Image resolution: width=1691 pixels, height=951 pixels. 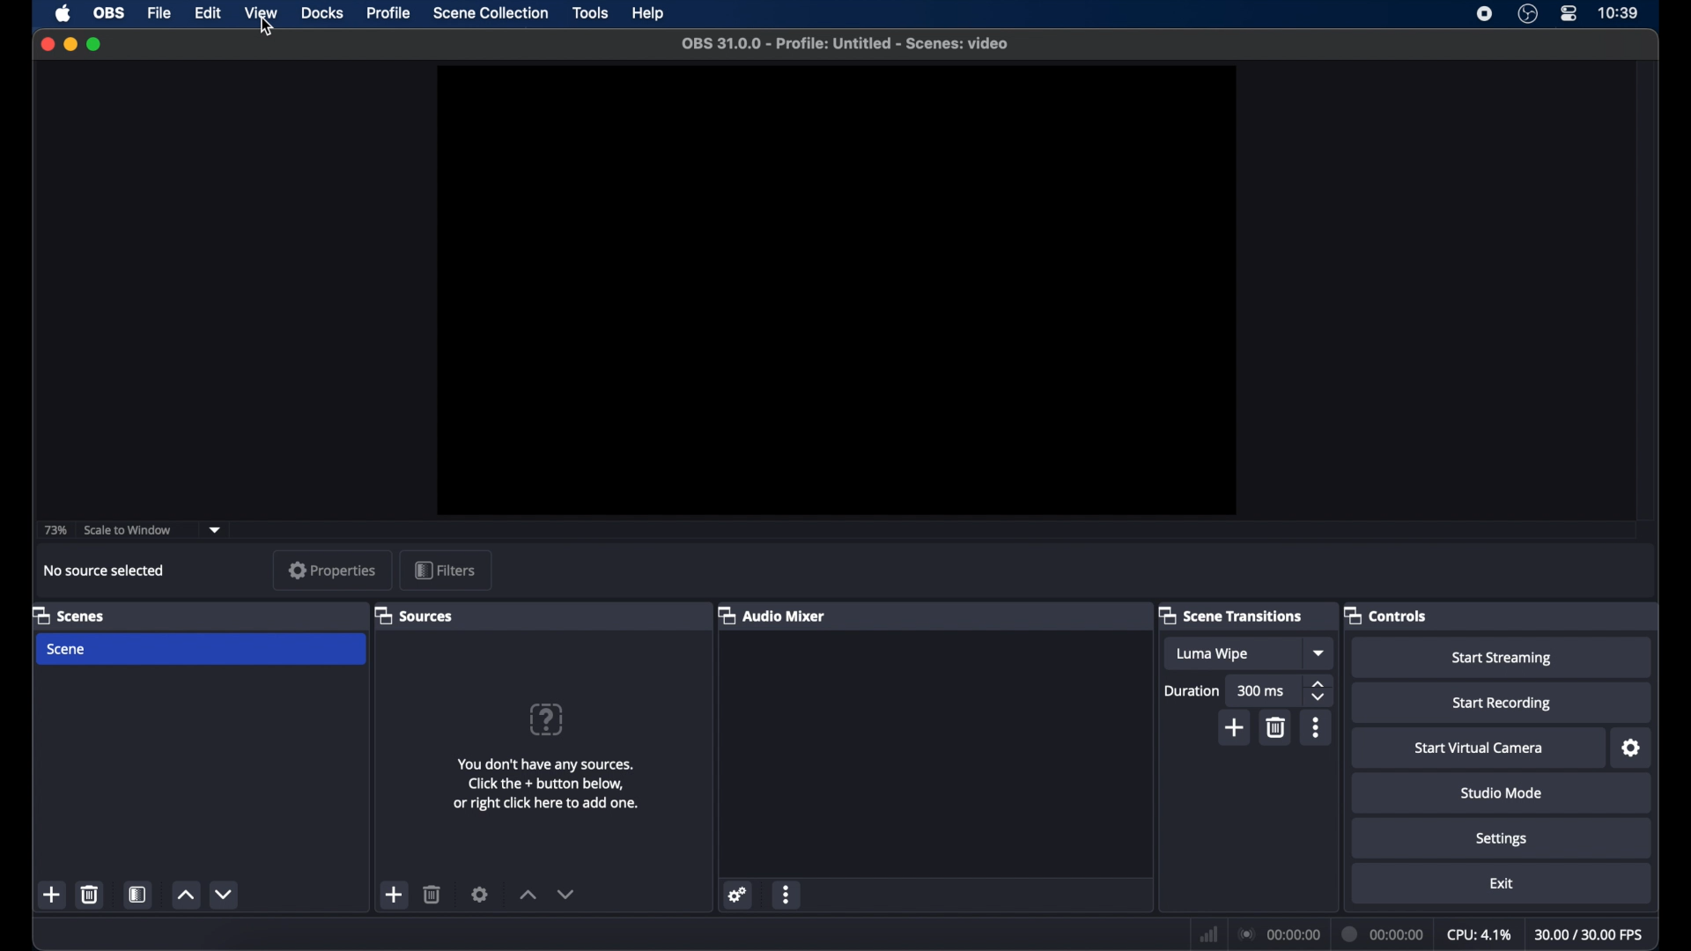 I want to click on settings, so click(x=1631, y=747).